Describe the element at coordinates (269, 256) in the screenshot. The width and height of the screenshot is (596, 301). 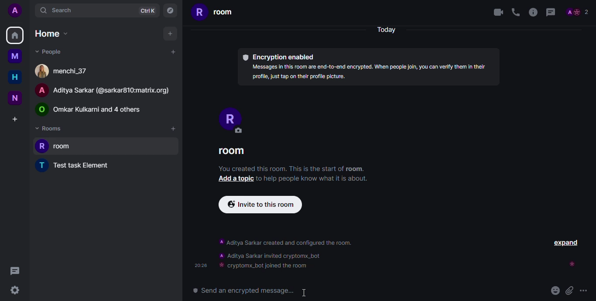
I see `Aditya Sarkar invited cryptomx_bot` at that location.